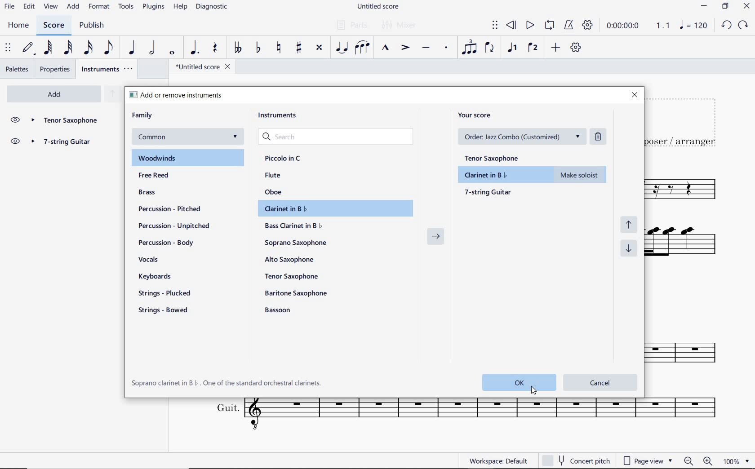  What do you see at coordinates (152, 48) in the screenshot?
I see `HALF NOTE` at bounding box center [152, 48].